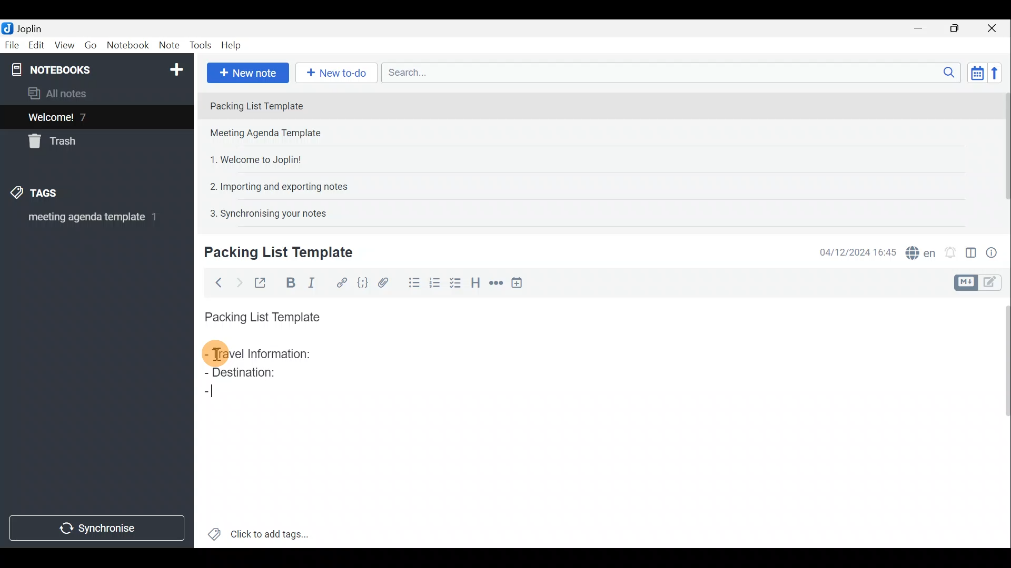 This screenshot has width=1011, height=568. Describe the element at coordinates (477, 281) in the screenshot. I see `Heading` at that location.